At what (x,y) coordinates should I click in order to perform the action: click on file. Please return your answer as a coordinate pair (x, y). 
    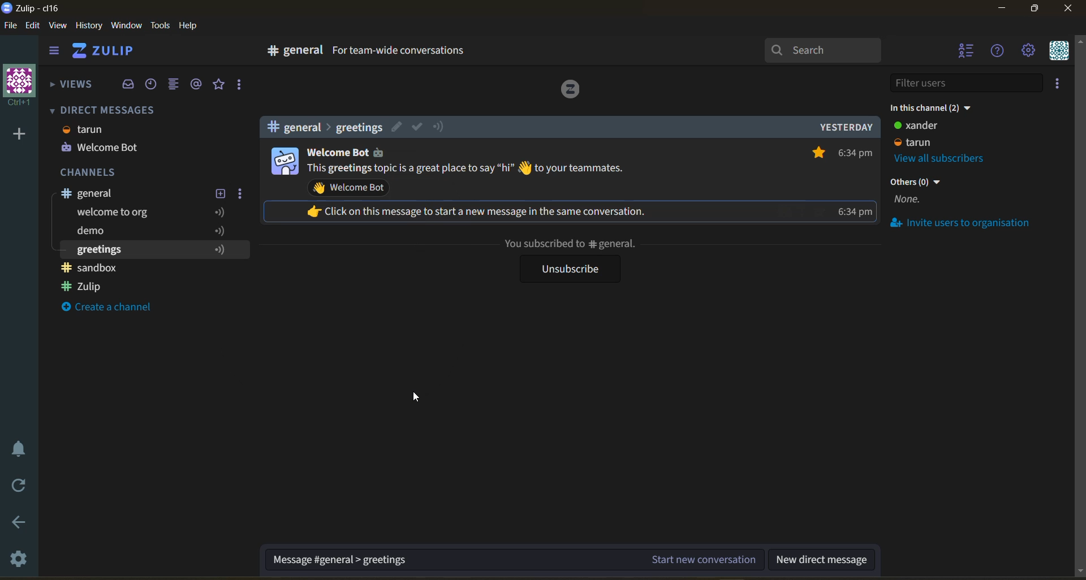
    Looking at the image, I should click on (11, 27).